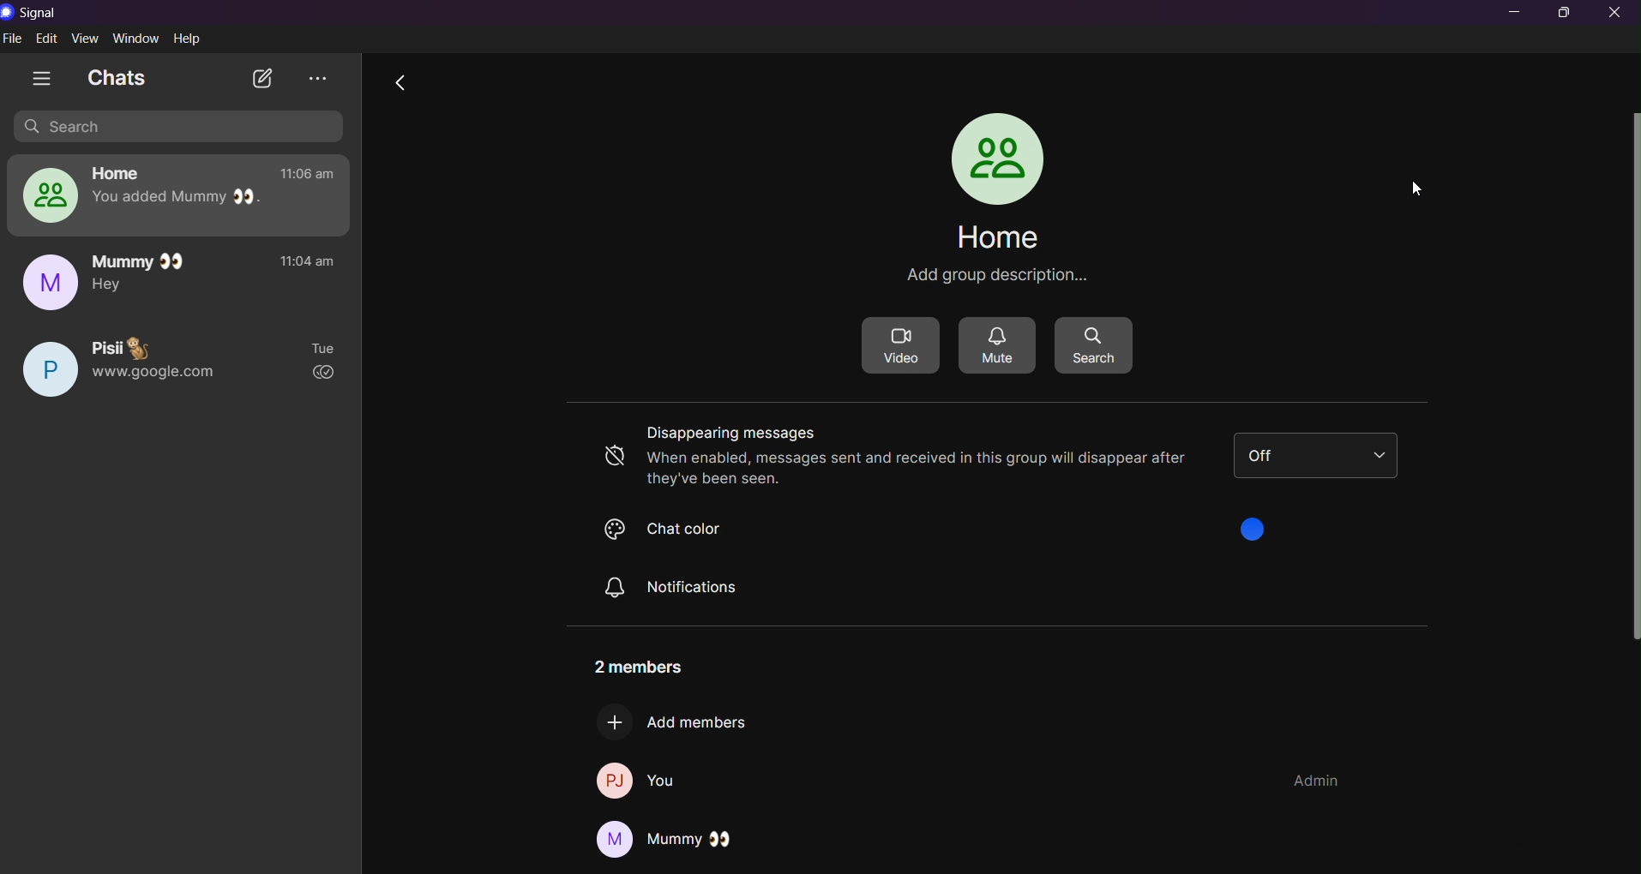 Image resolution: width=1641 pixels, height=874 pixels. Describe the element at coordinates (318, 77) in the screenshot. I see `view archieve` at that location.